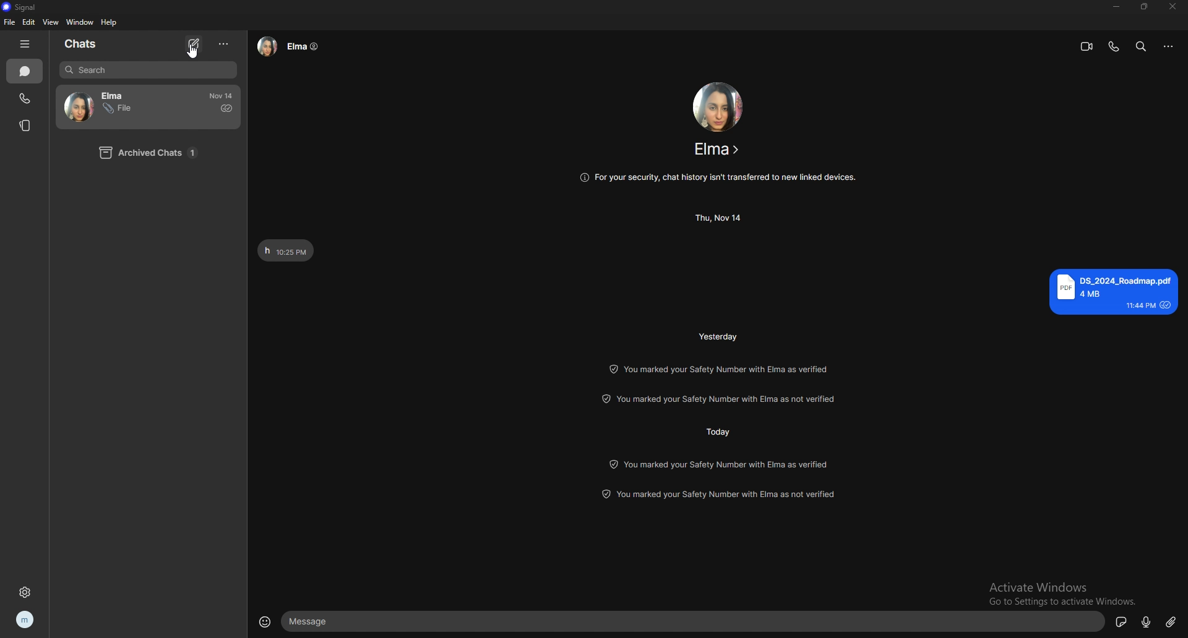  I want to click on delivered, so click(227, 109).